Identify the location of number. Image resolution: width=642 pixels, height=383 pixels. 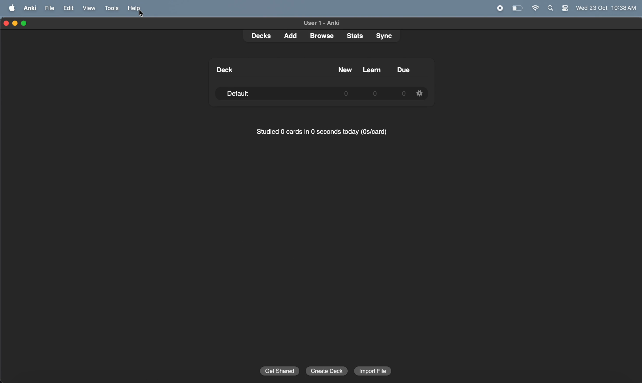
(403, 94).